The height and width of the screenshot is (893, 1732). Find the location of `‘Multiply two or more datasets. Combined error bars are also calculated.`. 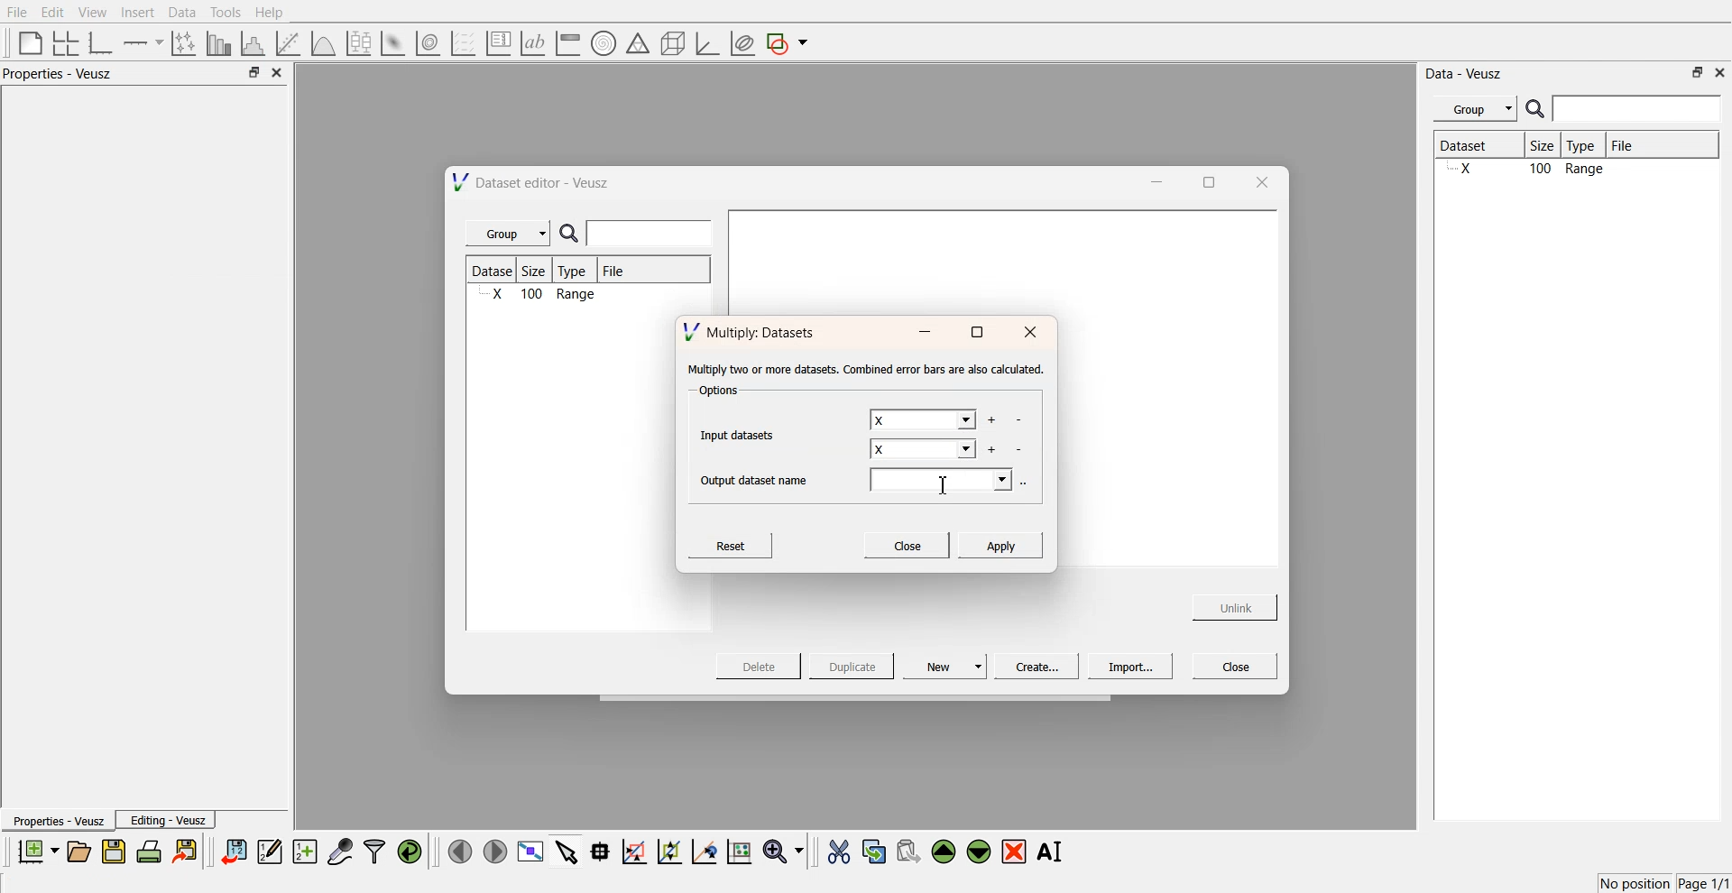

‘Multiply two or more datasets. Combined error bars are also calculated. is located at coordinates (866, 370).